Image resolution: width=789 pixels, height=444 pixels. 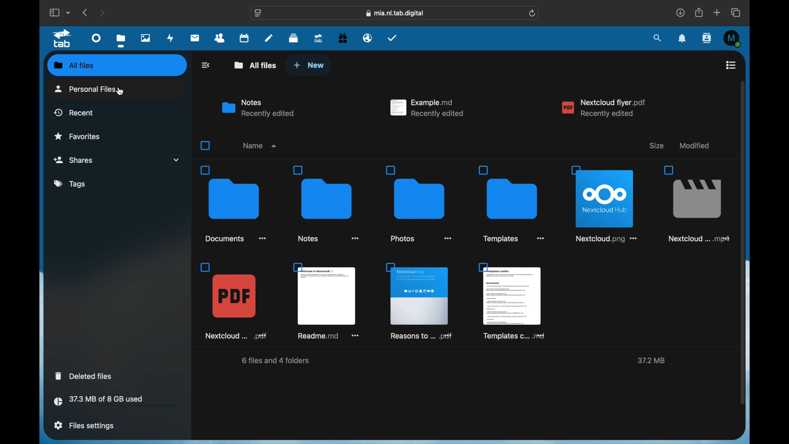 What do you see at coordinates (117, 160) in the screenshot?
I see `shares` at bounding box center [117, 160].